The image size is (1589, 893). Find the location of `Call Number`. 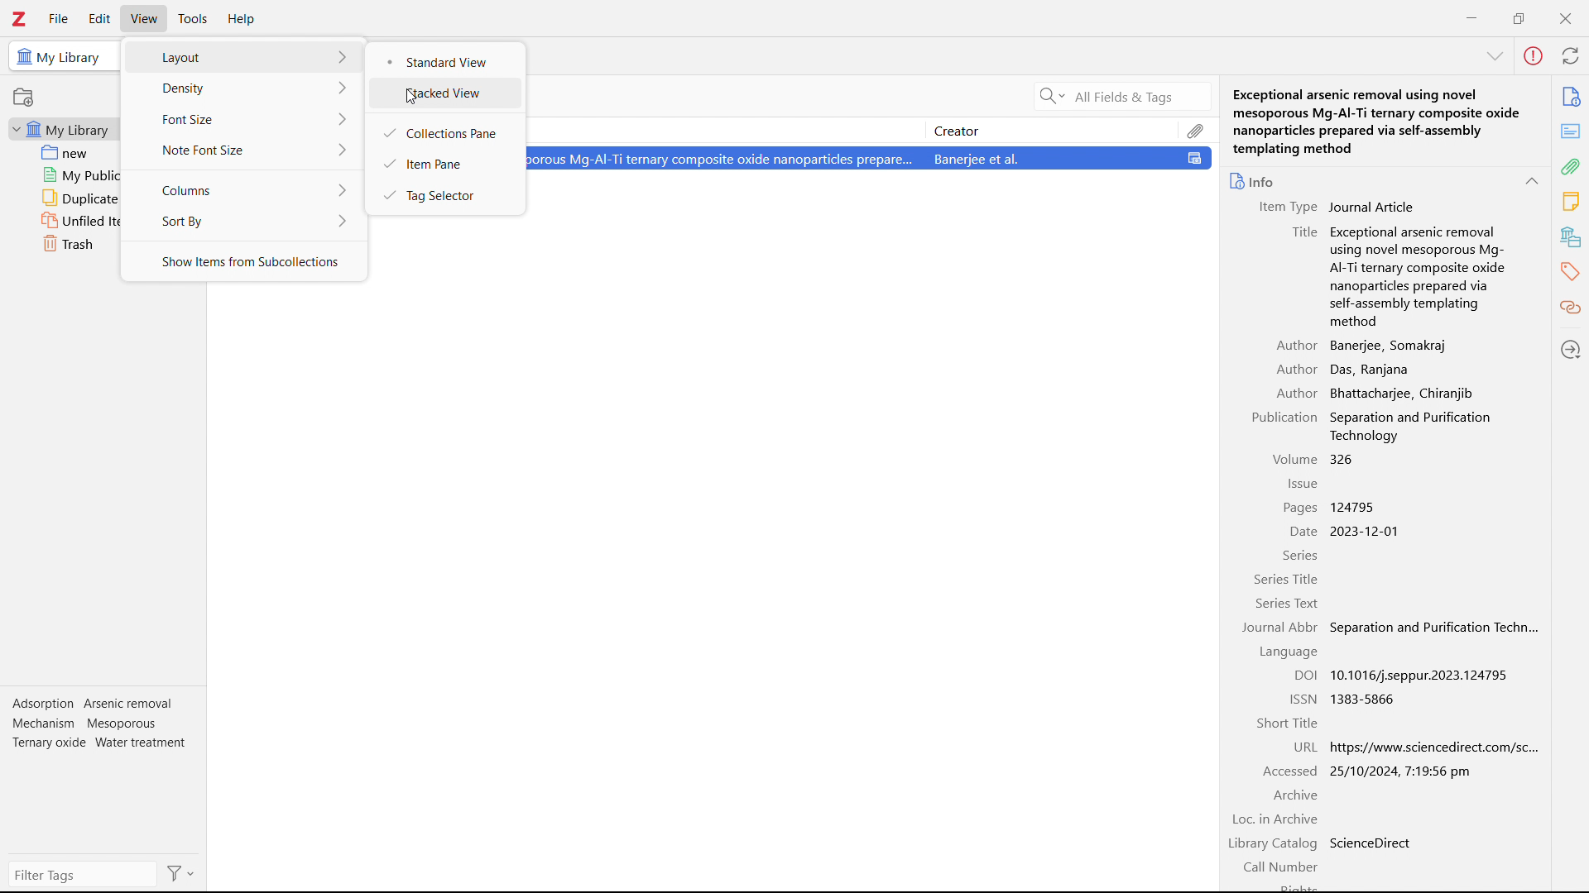

Call Number is located at coordinates (1280, 864).